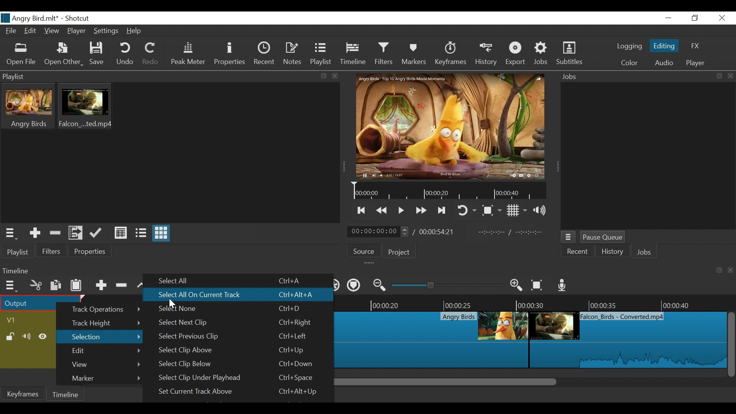 The image size is (736, 414). What do you see at coordinates (514, 233) in the screenshot?
I see `In point` at bounding box center [514, 233].